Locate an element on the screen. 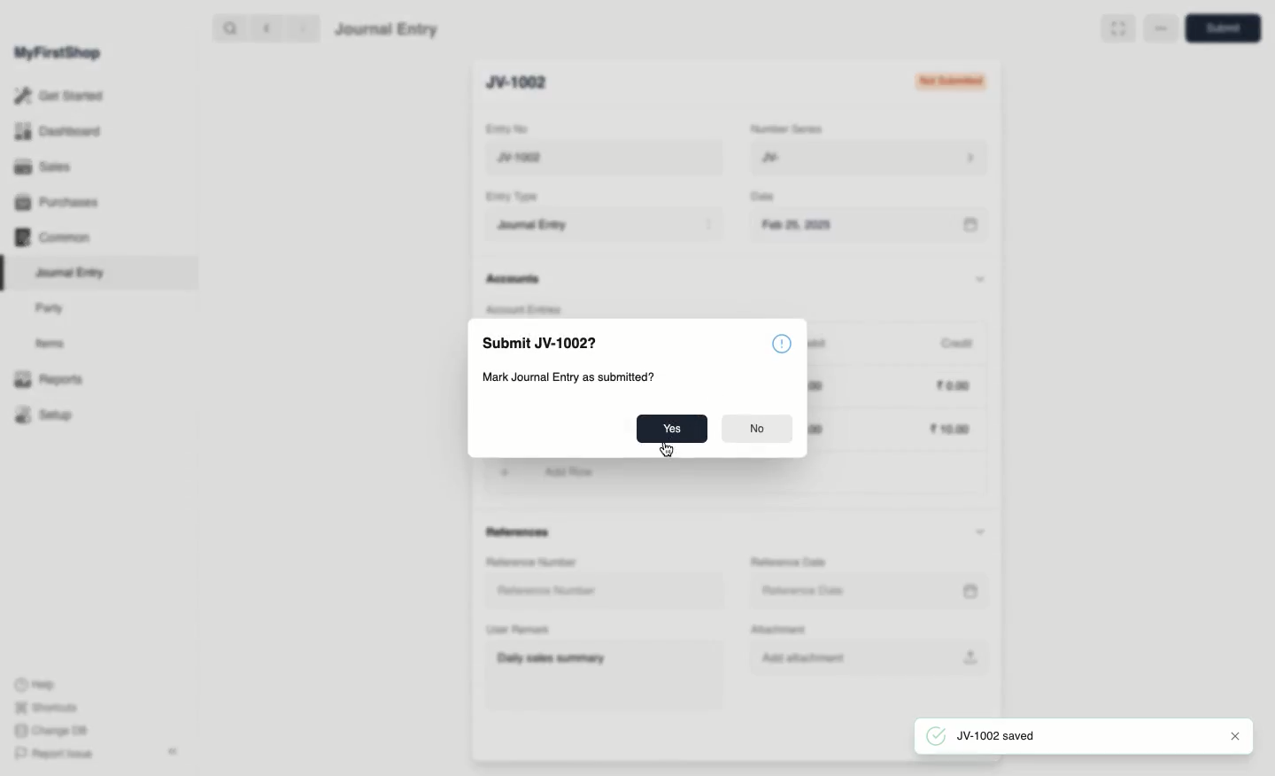 This screenshot has height=776, width=1275. Shortcuts is located at coordinates (43, 706).